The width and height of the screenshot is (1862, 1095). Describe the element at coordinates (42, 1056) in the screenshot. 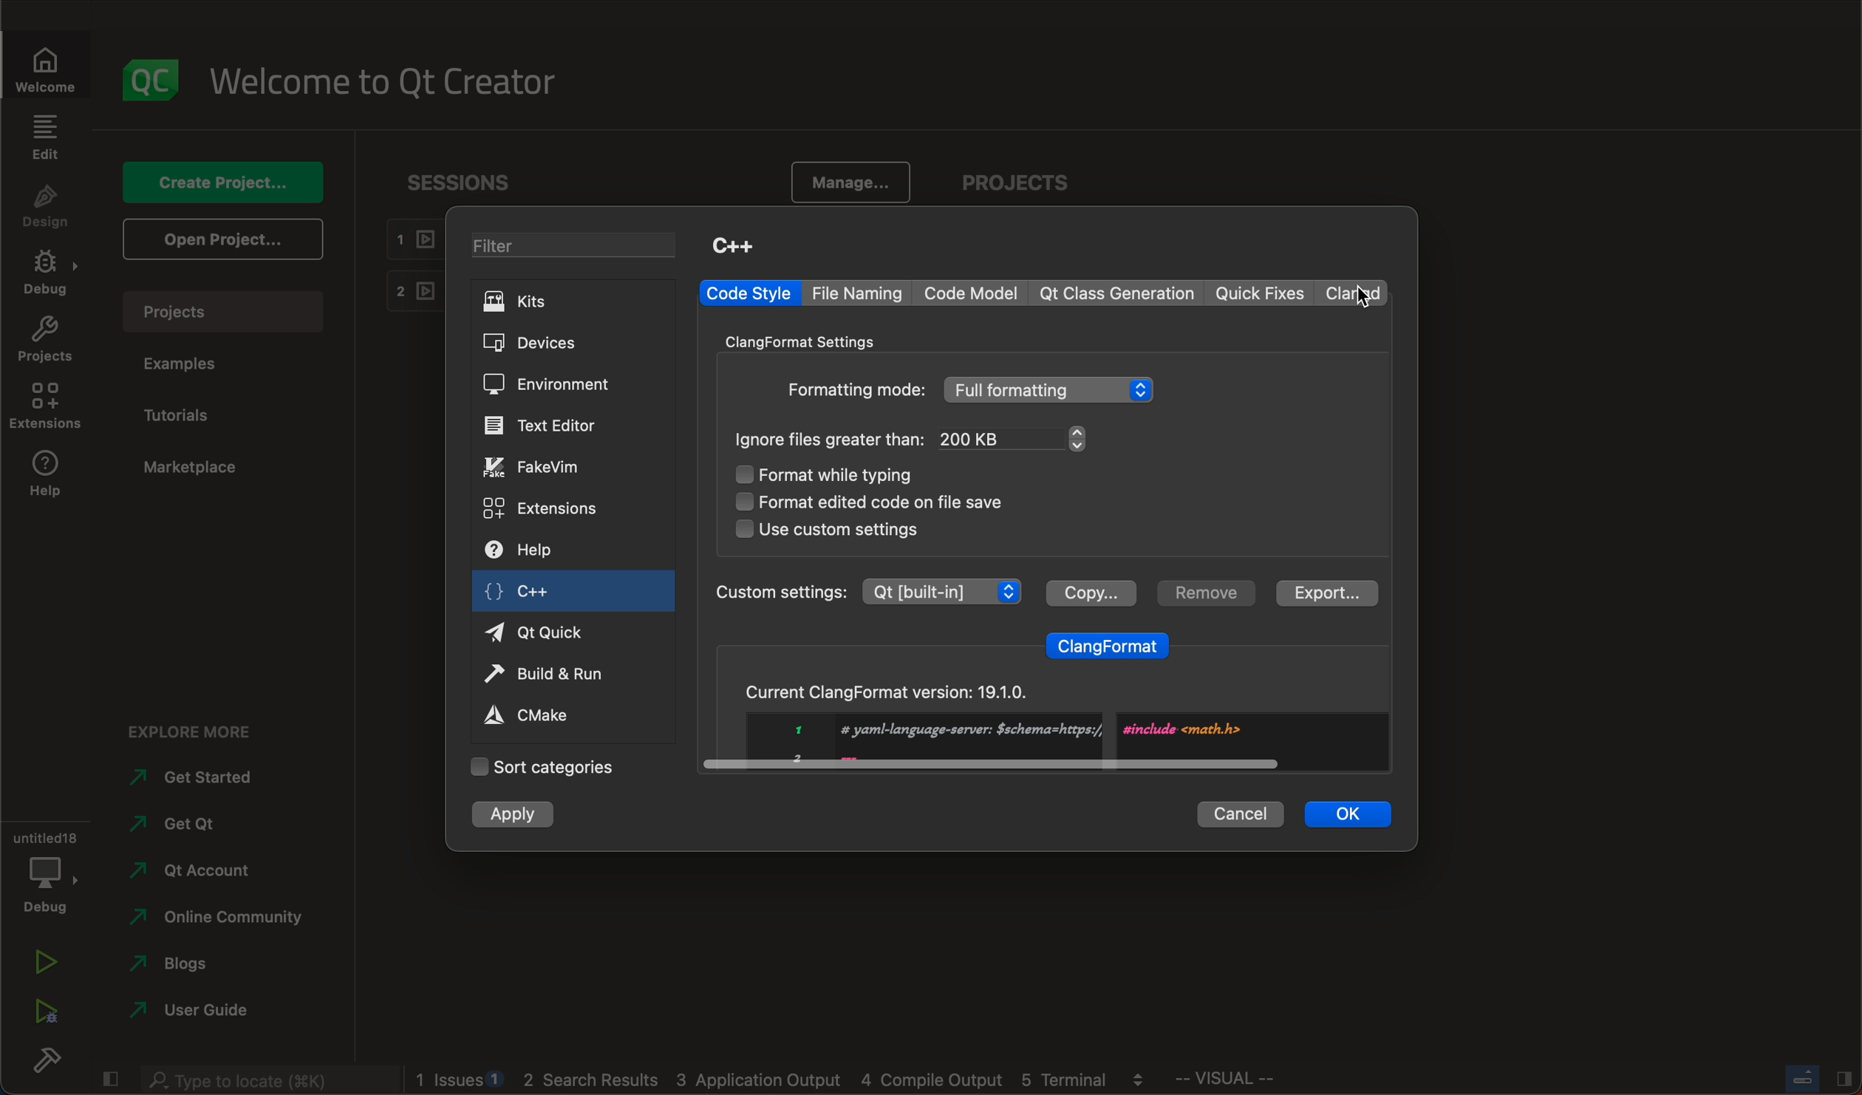

I see `build` at that location.